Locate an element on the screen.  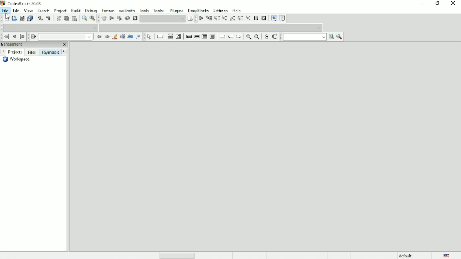
Stop debugger is located at coordinates (264, 18).